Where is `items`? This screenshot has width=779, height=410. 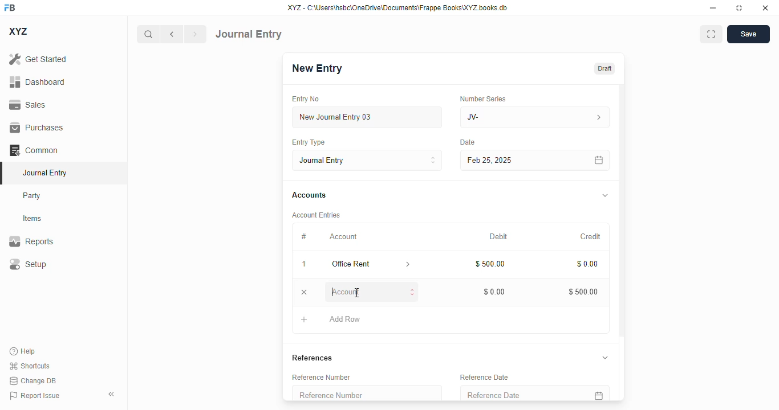
items is located at coordinates (33, 219).